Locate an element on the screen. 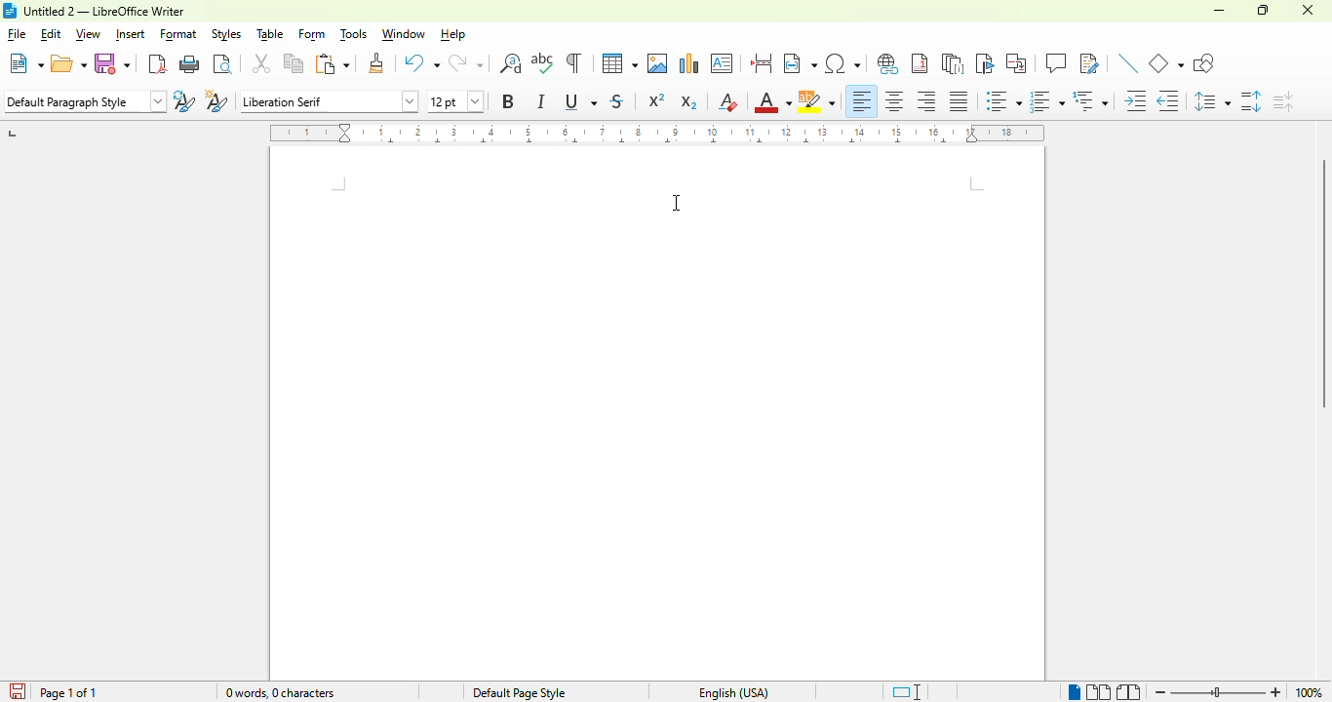 The height and width of the screenshot is (702, 1332). export directly as PDF is located at coordinates (158, 64).